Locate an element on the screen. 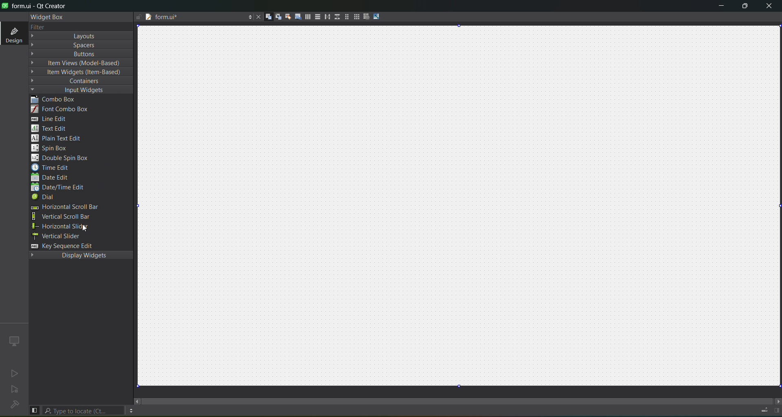 The image size is (782, 417). no active project is located at coordinates (15, 389).